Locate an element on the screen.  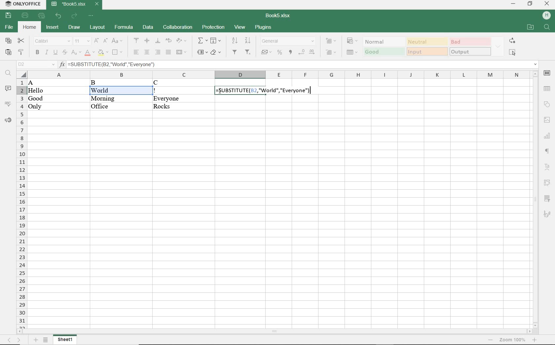
undo is located at coordinates (59, 16).